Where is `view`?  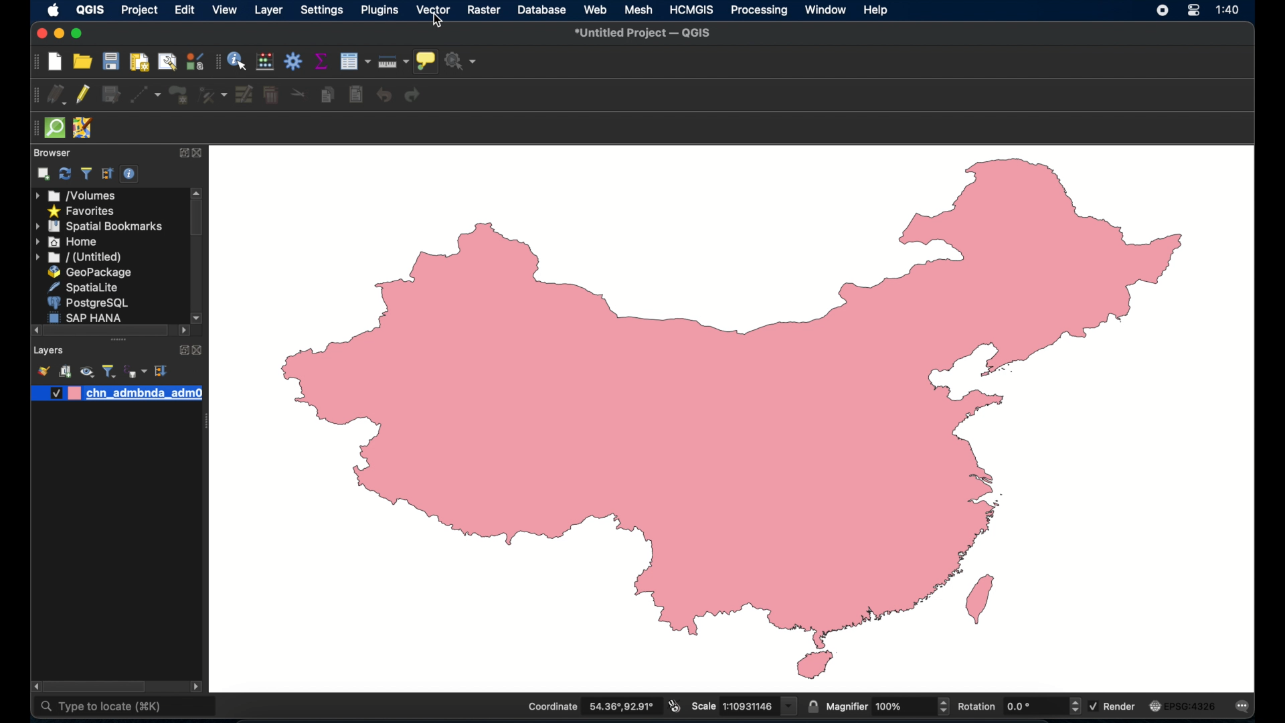
view is located at coordinates (225, 10).